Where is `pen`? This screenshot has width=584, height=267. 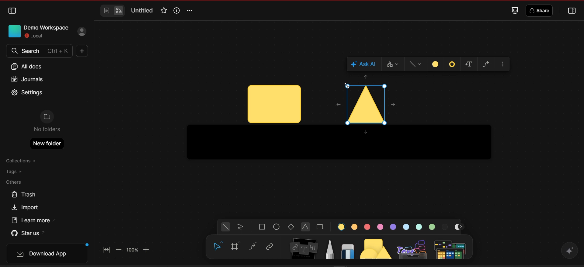 pen is located at coordinates (330, 248).